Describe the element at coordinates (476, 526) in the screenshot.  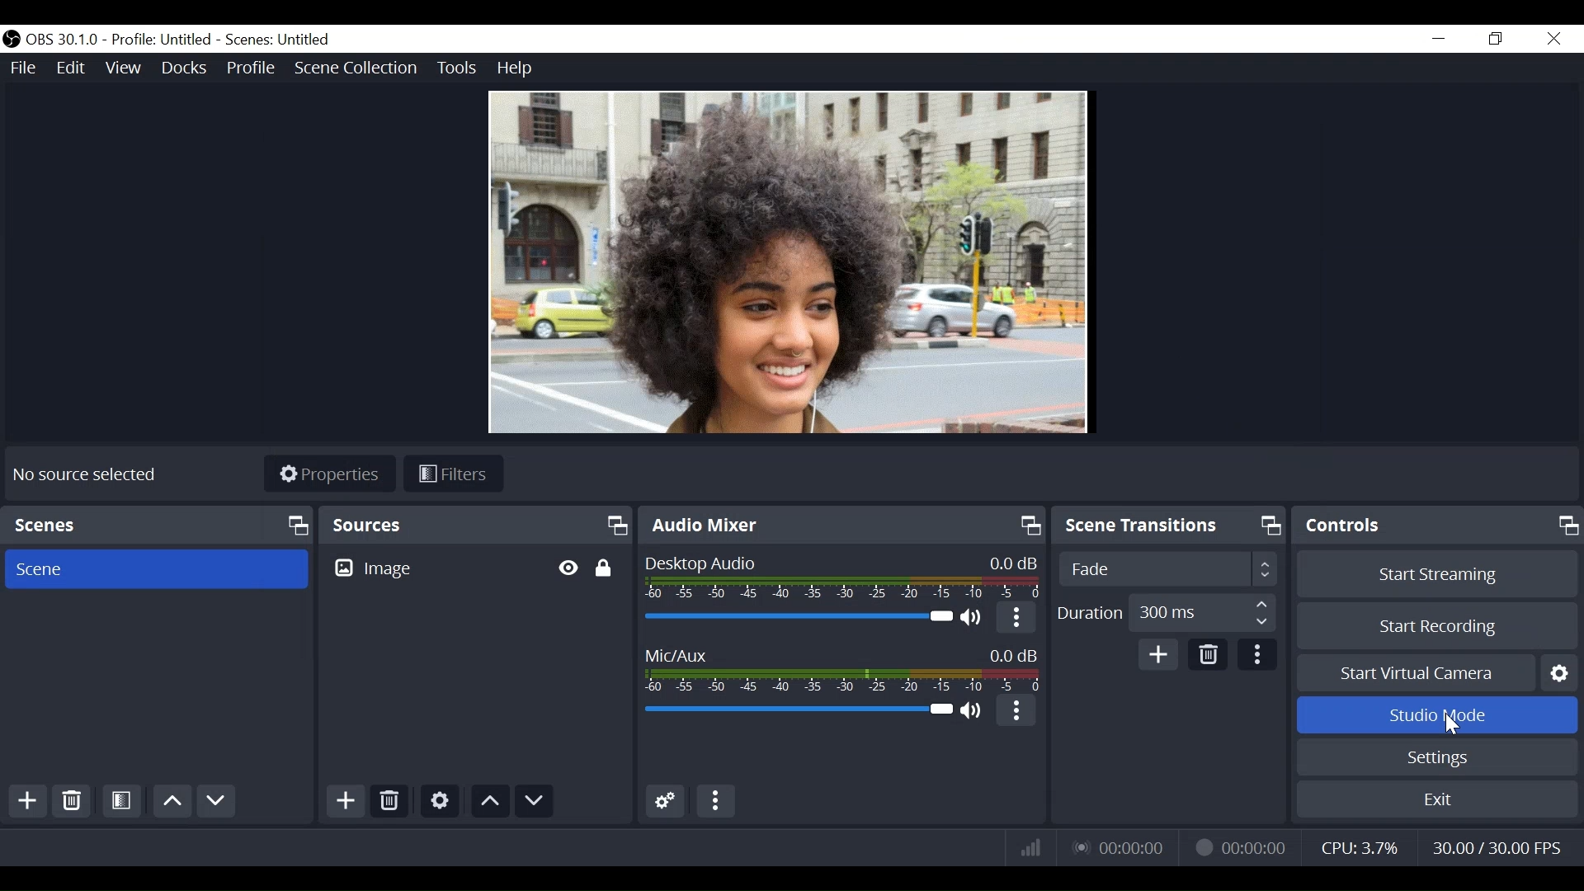
I see `Sources` at that location.